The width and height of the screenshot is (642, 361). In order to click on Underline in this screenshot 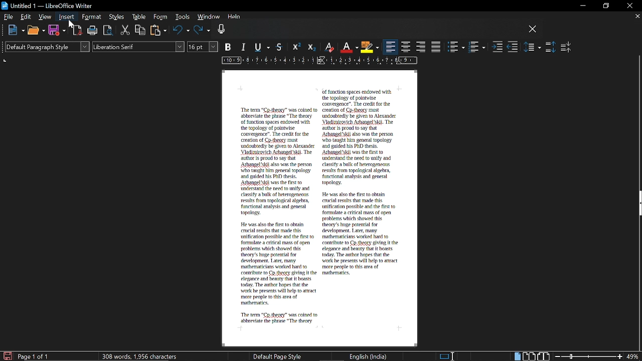, I will do `click(264, 48)`.